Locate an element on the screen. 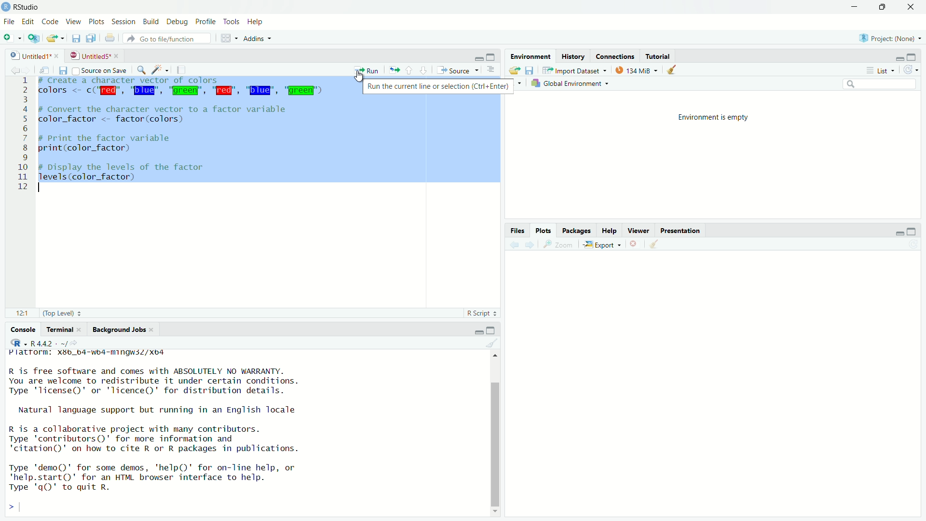 This screenshot has width=926, height=521. tools is located at coordinates (232, 20).